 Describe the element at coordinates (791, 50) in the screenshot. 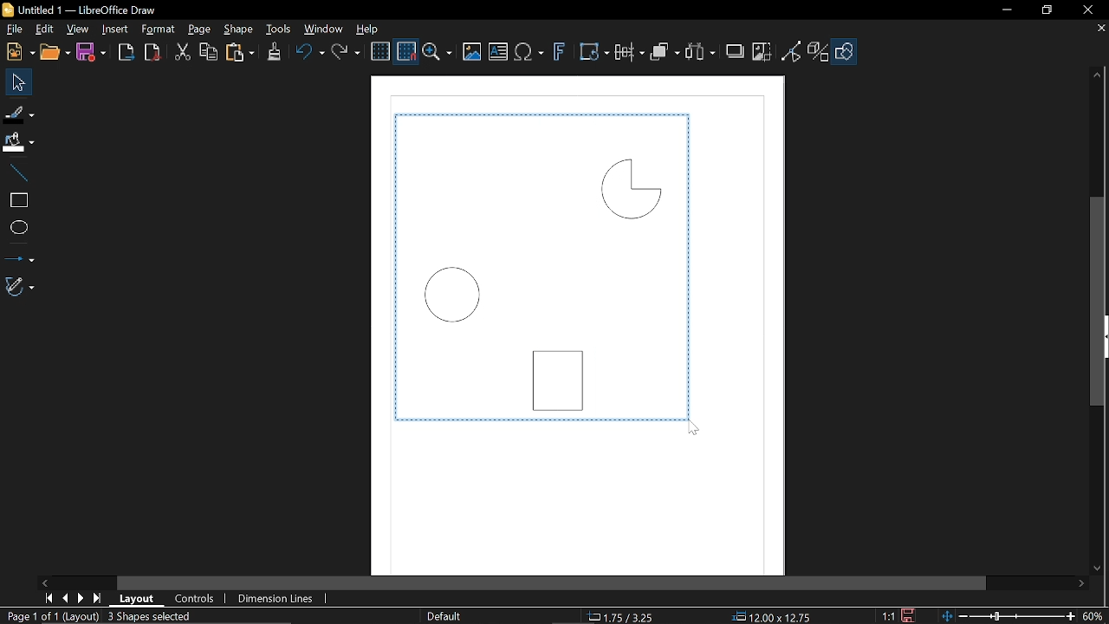

I see `Toggle view` at that location.